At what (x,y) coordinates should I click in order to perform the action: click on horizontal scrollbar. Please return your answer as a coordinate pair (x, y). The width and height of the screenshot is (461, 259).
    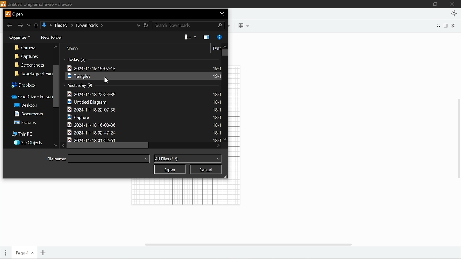
    Looking at the image, I should click on (251, 243).